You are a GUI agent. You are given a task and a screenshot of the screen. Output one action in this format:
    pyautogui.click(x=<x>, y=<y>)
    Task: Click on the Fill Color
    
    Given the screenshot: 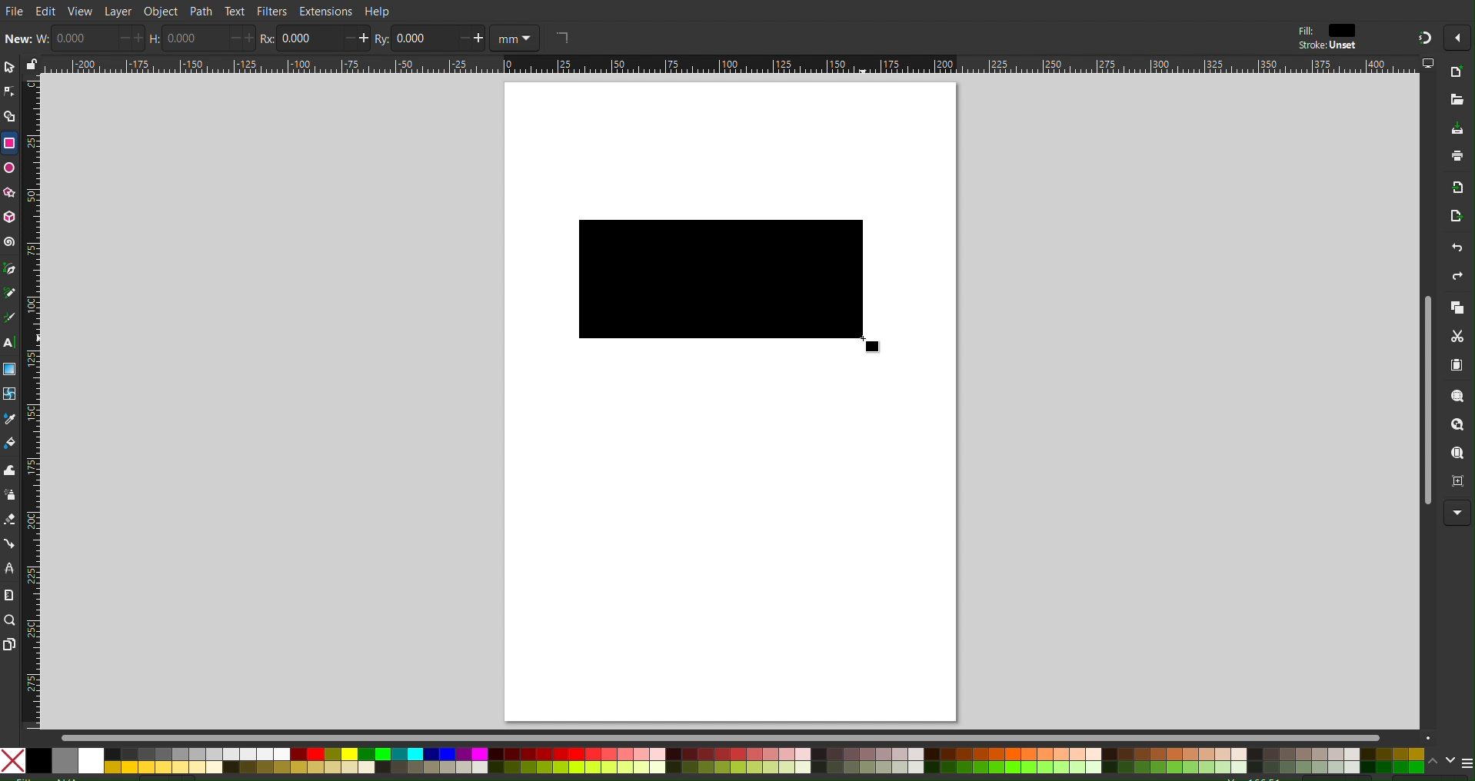 What is the action you would take?
    pyautogui.click(x=10, y=446)
    